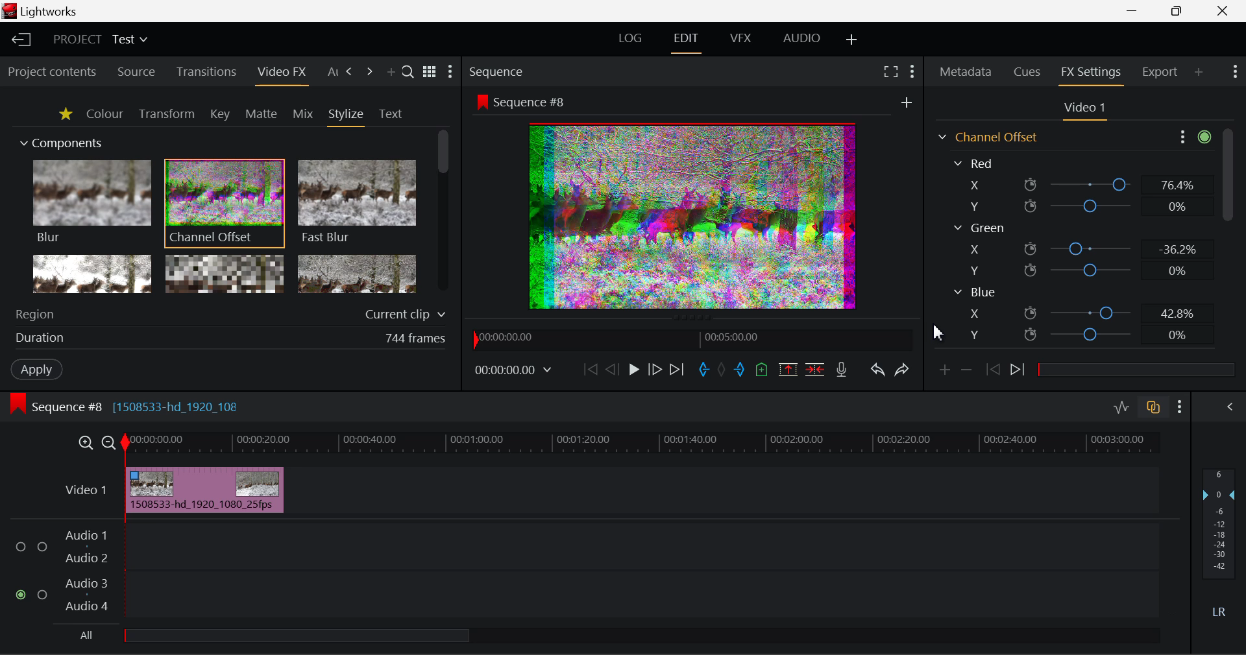 The height and width of the screenshot is (655, 1246). What do you see at coordinates (1160, 72) in the screenshot?
I see `Export` at bounding box center [1160, 72].